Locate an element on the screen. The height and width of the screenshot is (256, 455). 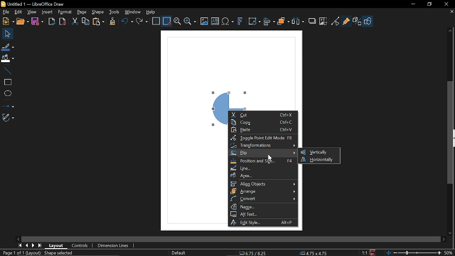
Fill color is located at coordinates (7, 58).